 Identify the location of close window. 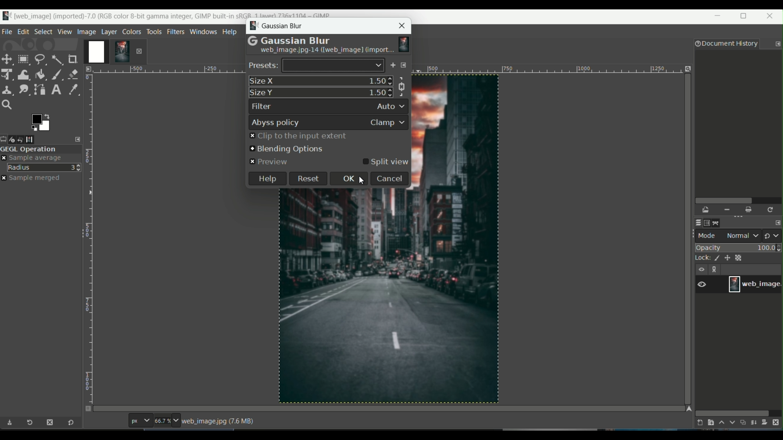
(772, 17).